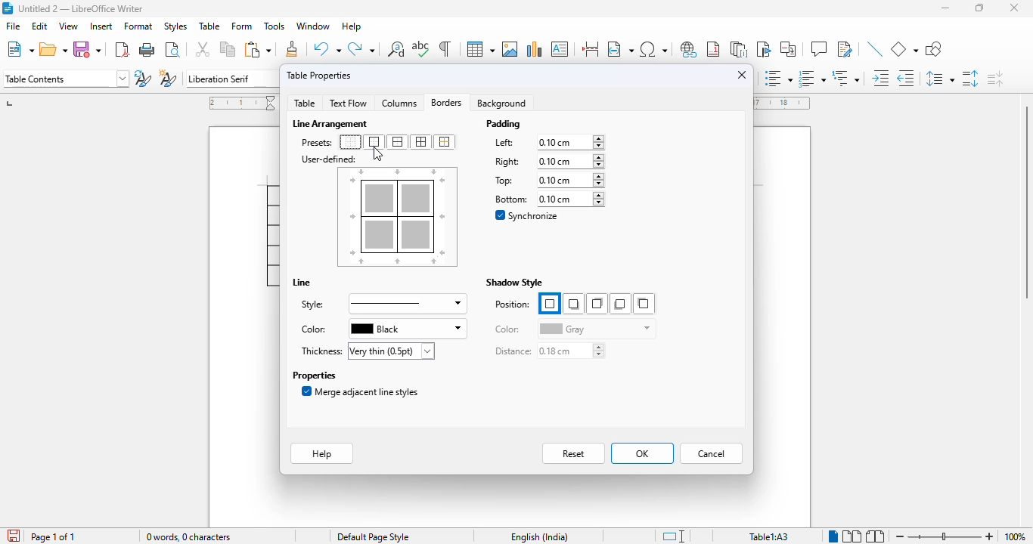 The height and width of the screenshot is (544, 1033). What do you see at coordinates (769, 536) in the screenshot?
I see `table1:A3` at bounding box center [769, 536].